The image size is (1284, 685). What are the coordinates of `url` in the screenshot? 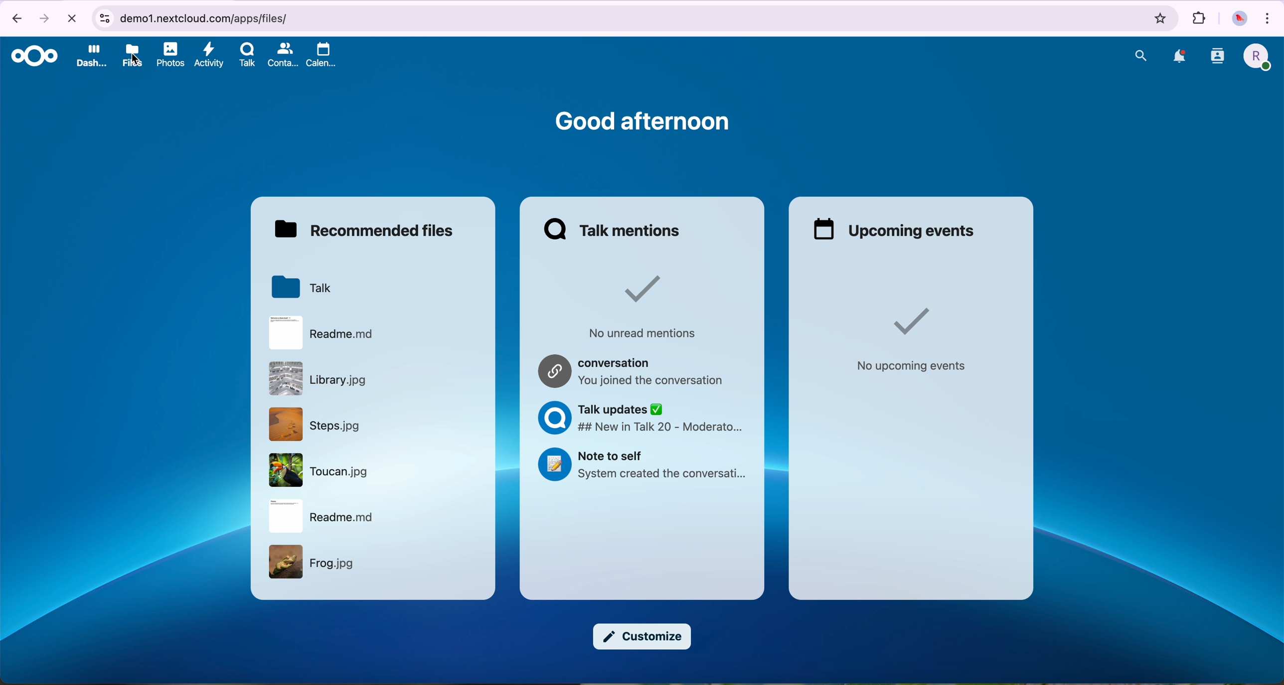 It's located at (618, 19).